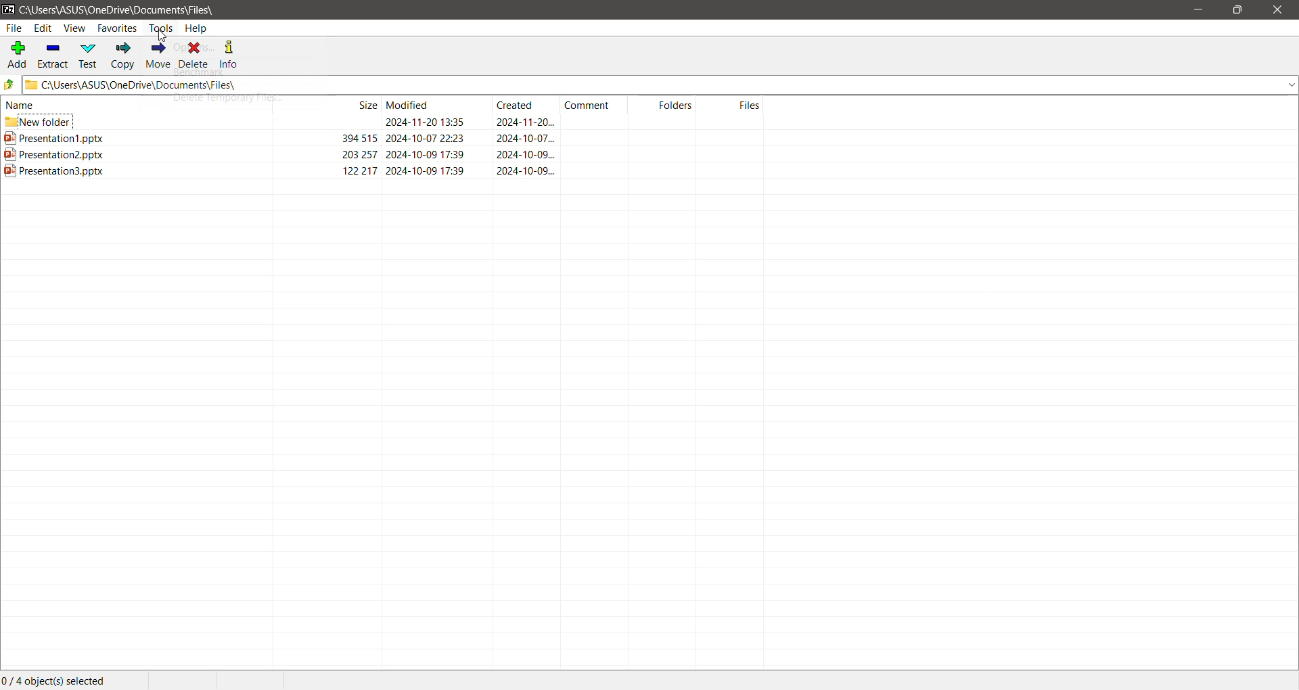 Image resolution: width=1299 pixels, height=690 pixels. I want to click on Favorites, so click(114, 30).